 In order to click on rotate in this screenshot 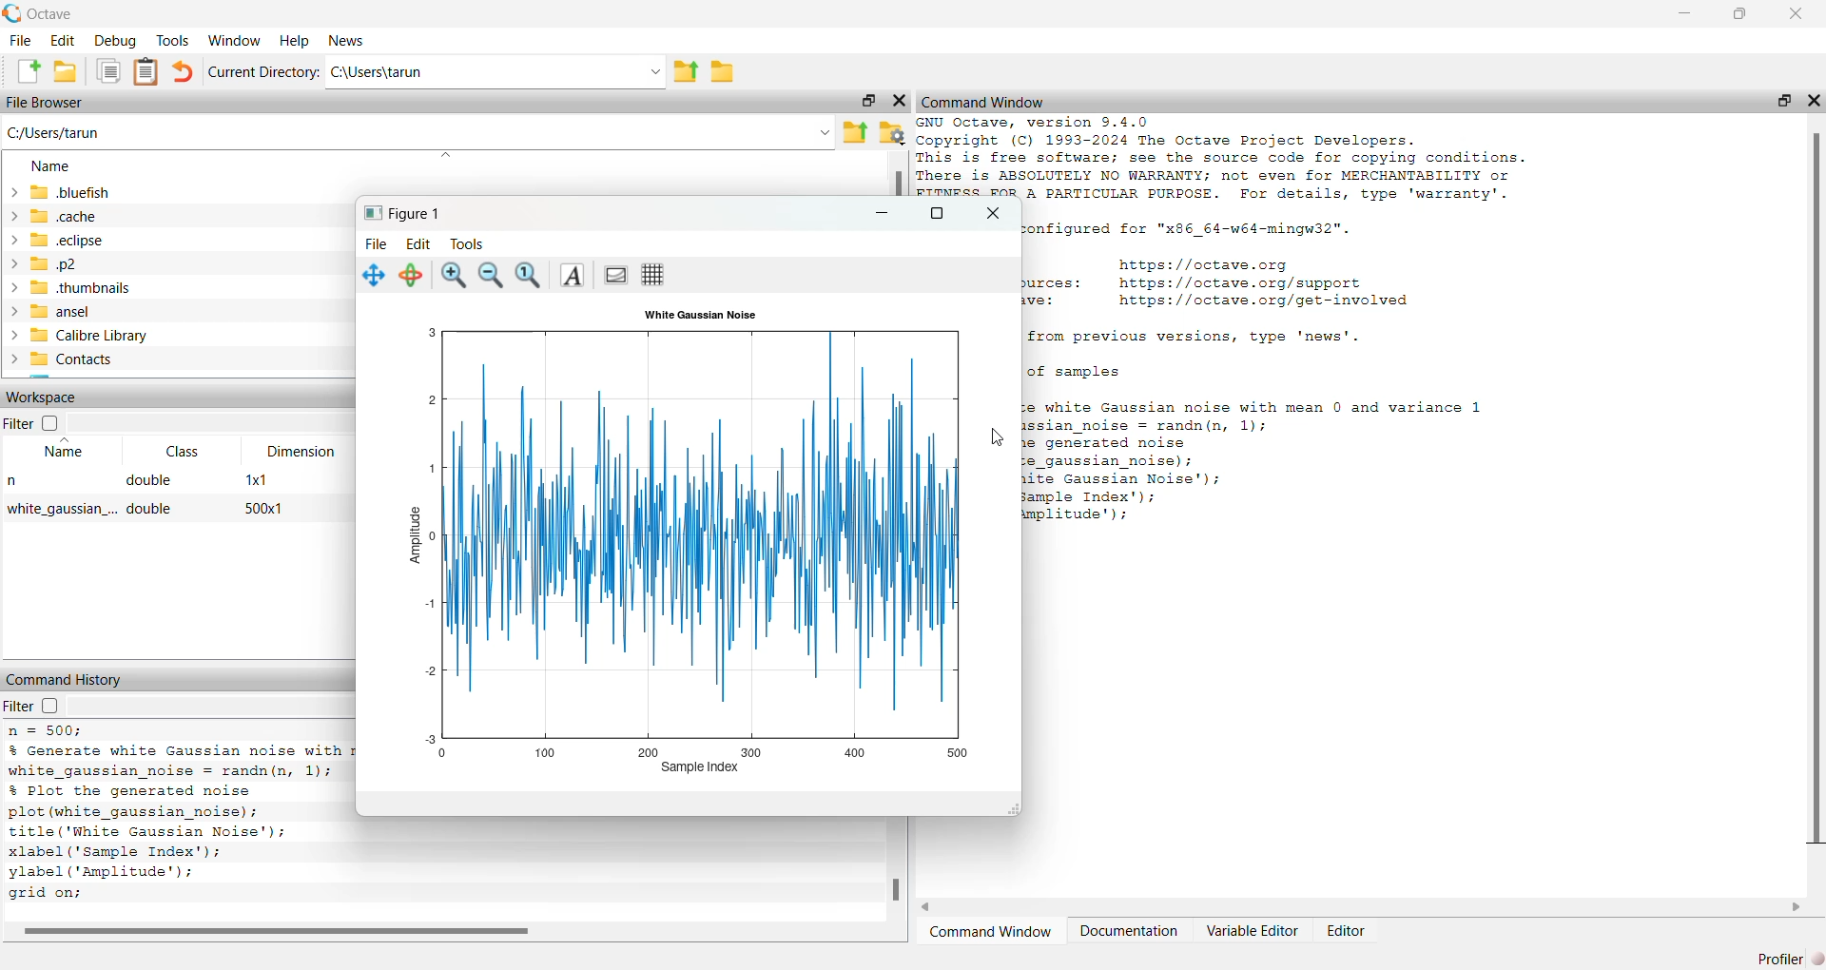, I will do `click(410, 275)`.